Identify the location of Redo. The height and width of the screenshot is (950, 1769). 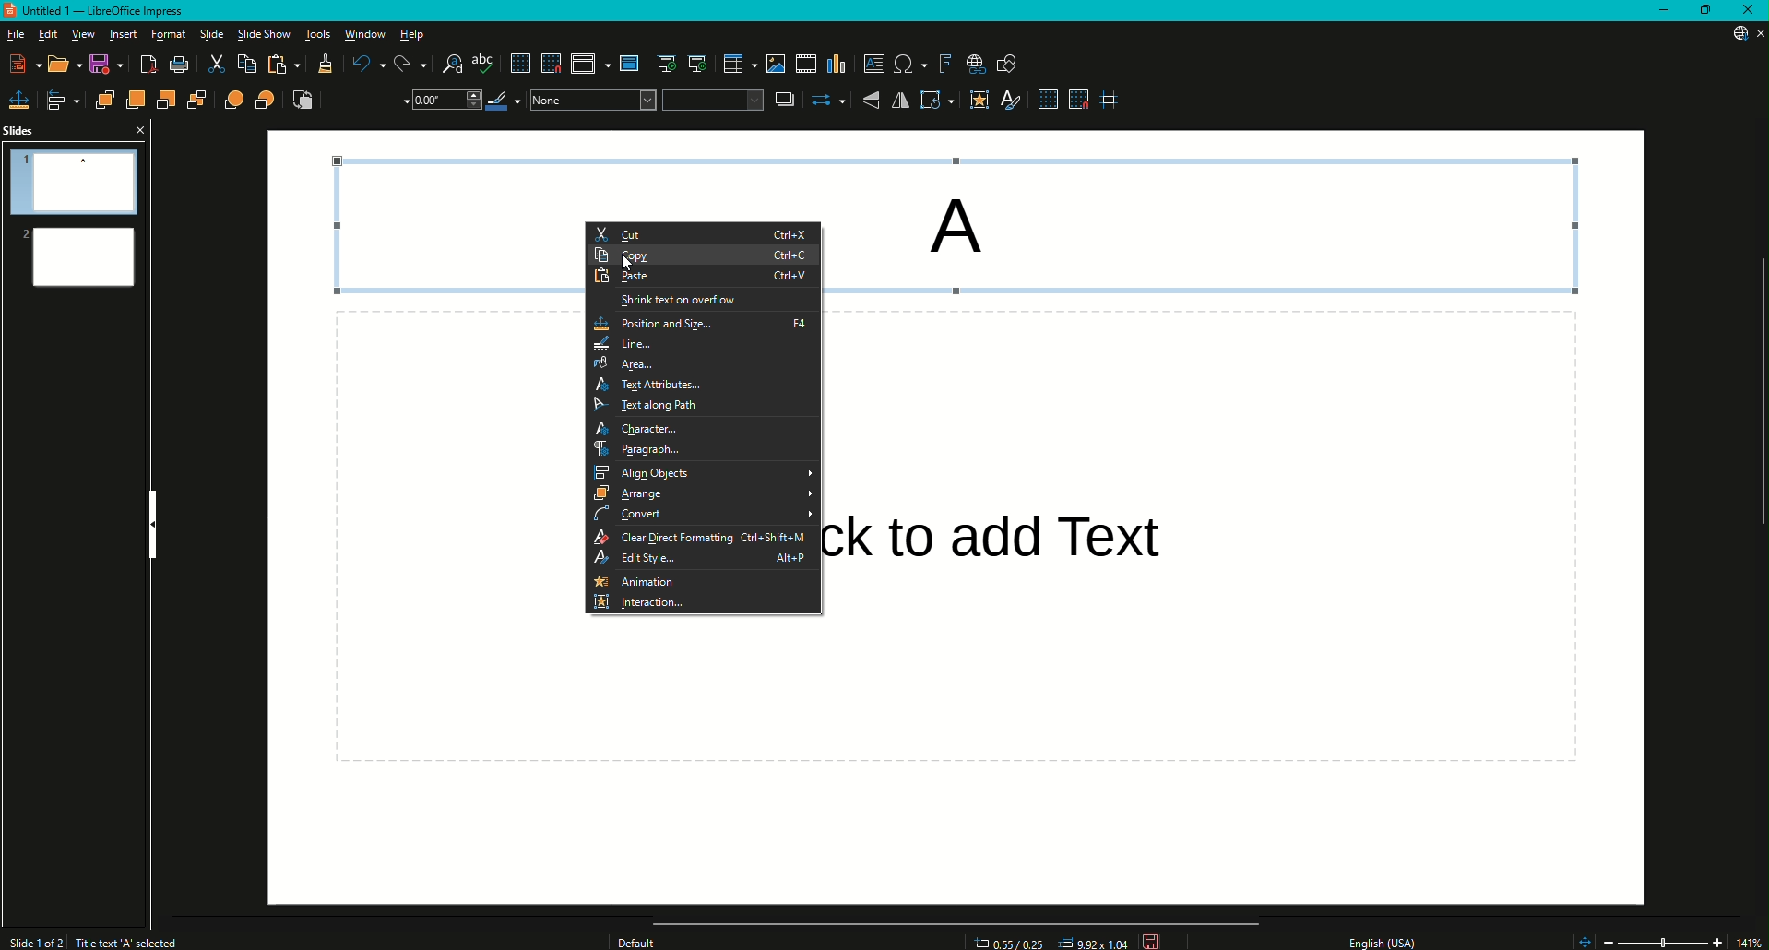
(404, 61).